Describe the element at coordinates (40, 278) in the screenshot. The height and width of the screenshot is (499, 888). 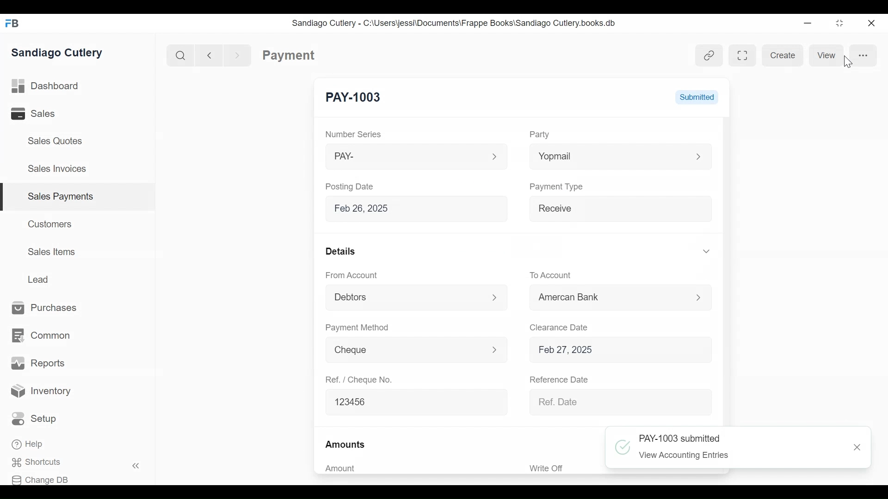
I see `Lead` at that location.